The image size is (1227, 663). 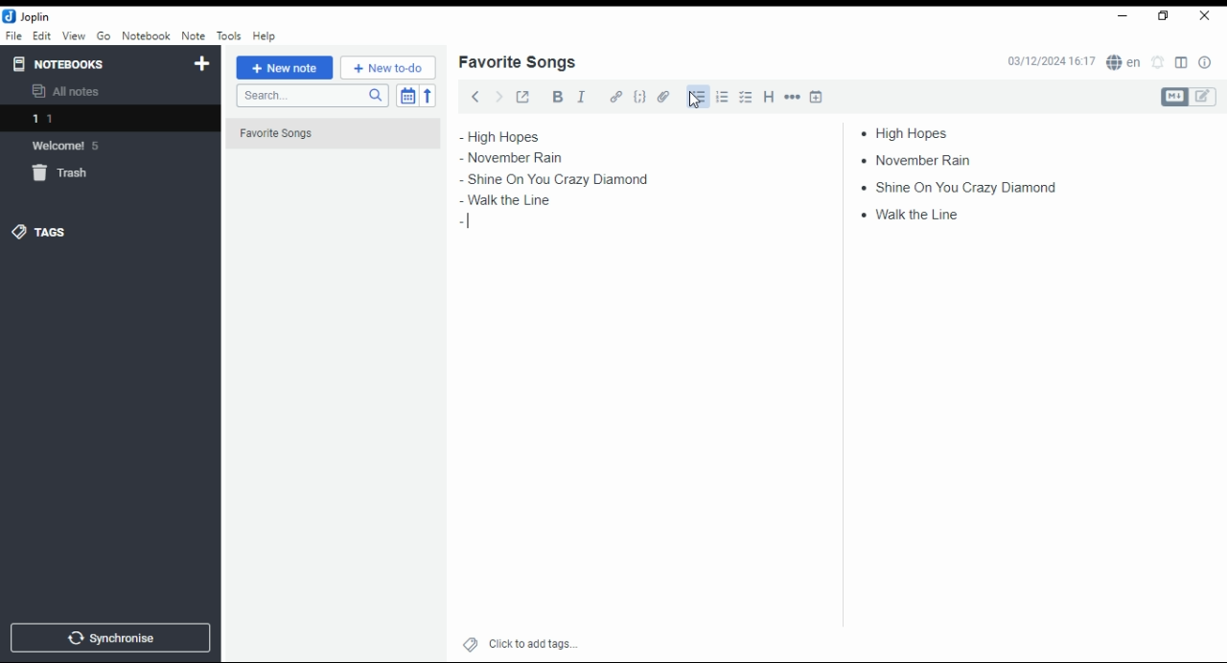 What do you see at coordinates (388, 68) in the screenshot?
I see `New to-do` at bounding box center [388, 68].